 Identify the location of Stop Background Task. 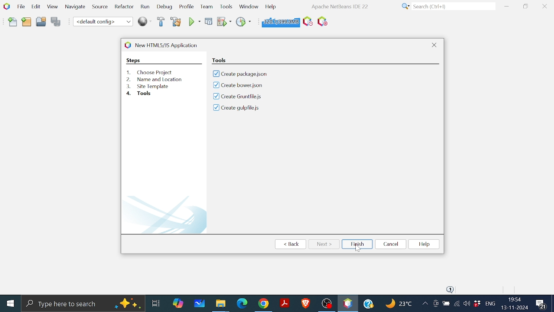
(322, 22).